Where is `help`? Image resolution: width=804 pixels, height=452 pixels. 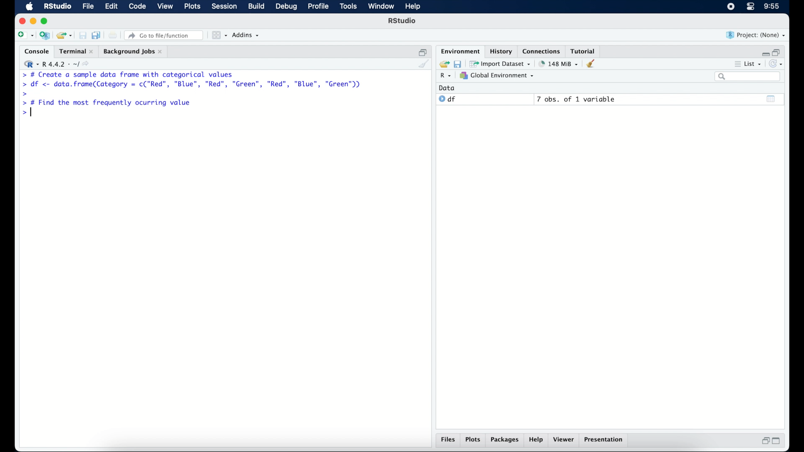 help is located at coordinates (537, 440).